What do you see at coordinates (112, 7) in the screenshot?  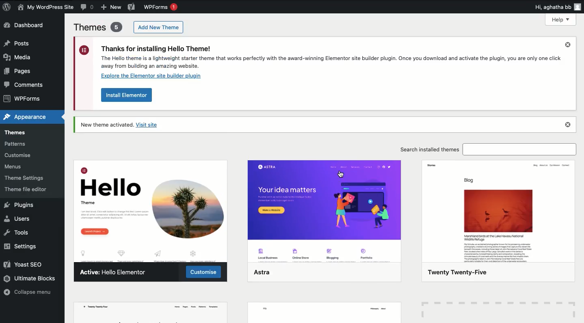 I see `New` at bounding box center [112, 7].